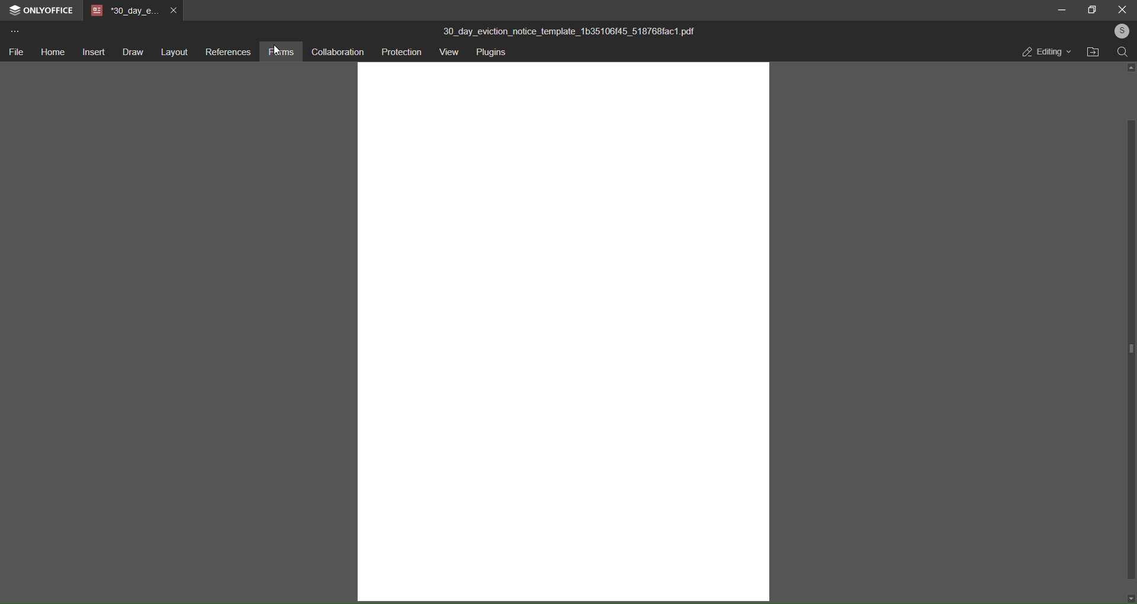 This screenshot has height=604, width=1137. I want to click on 30_day_eviction_notice_template_1b3510645_518768fac.pdf, so click(578, 31).